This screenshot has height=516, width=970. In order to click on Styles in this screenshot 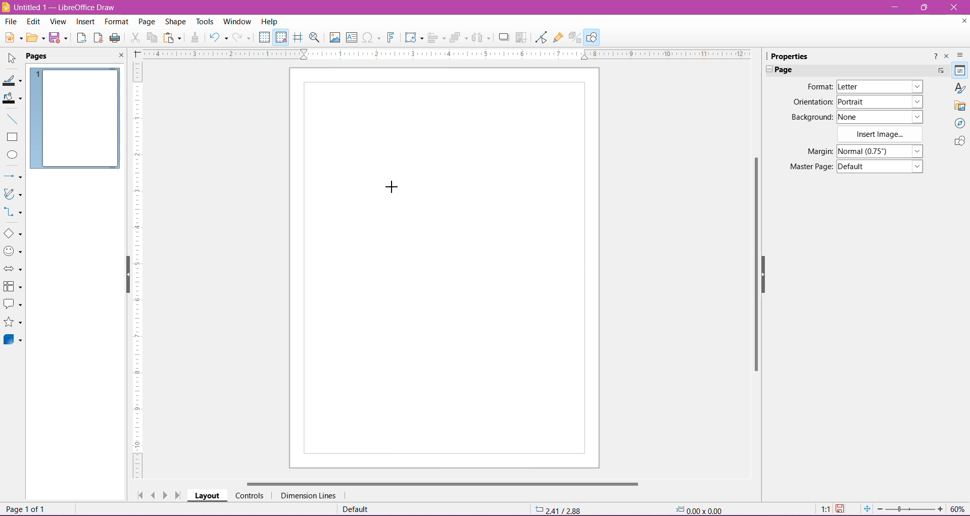, I will do `click(959, 88)`.